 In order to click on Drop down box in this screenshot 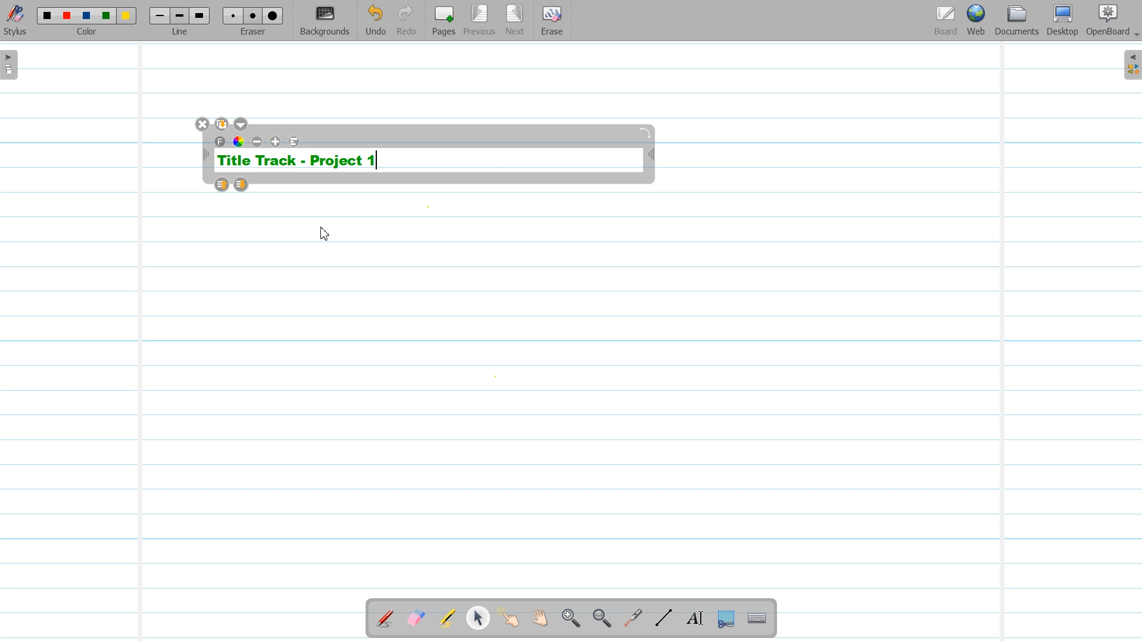, I will do `click(242, 124)`.